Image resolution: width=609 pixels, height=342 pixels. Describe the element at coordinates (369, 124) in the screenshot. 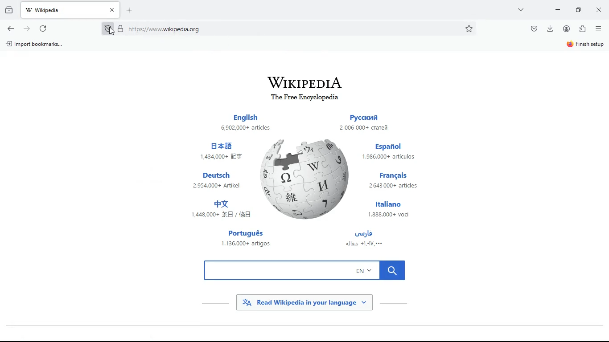

I see `russian` at that location.